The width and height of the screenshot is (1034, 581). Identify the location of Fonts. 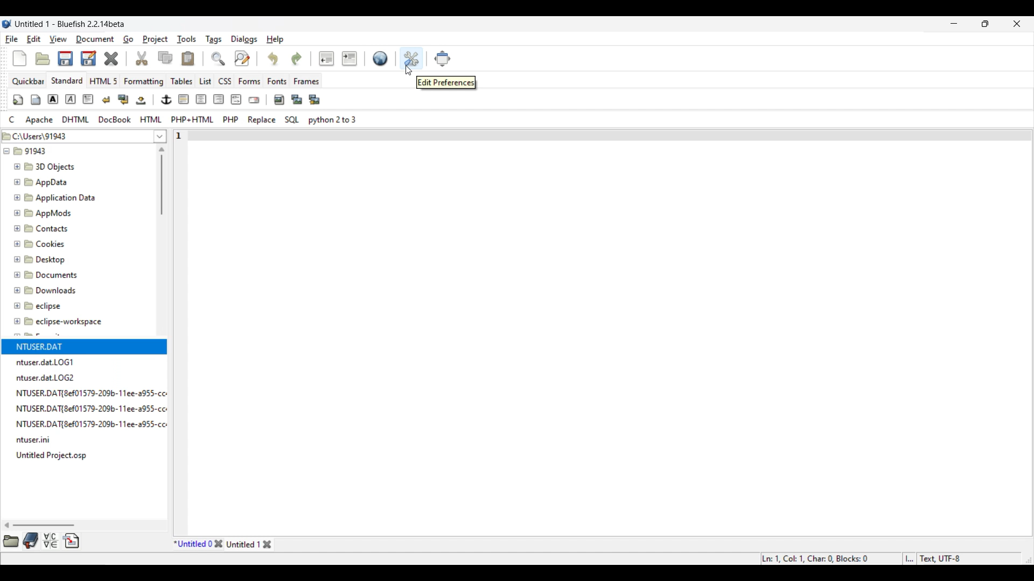
(277, 81).